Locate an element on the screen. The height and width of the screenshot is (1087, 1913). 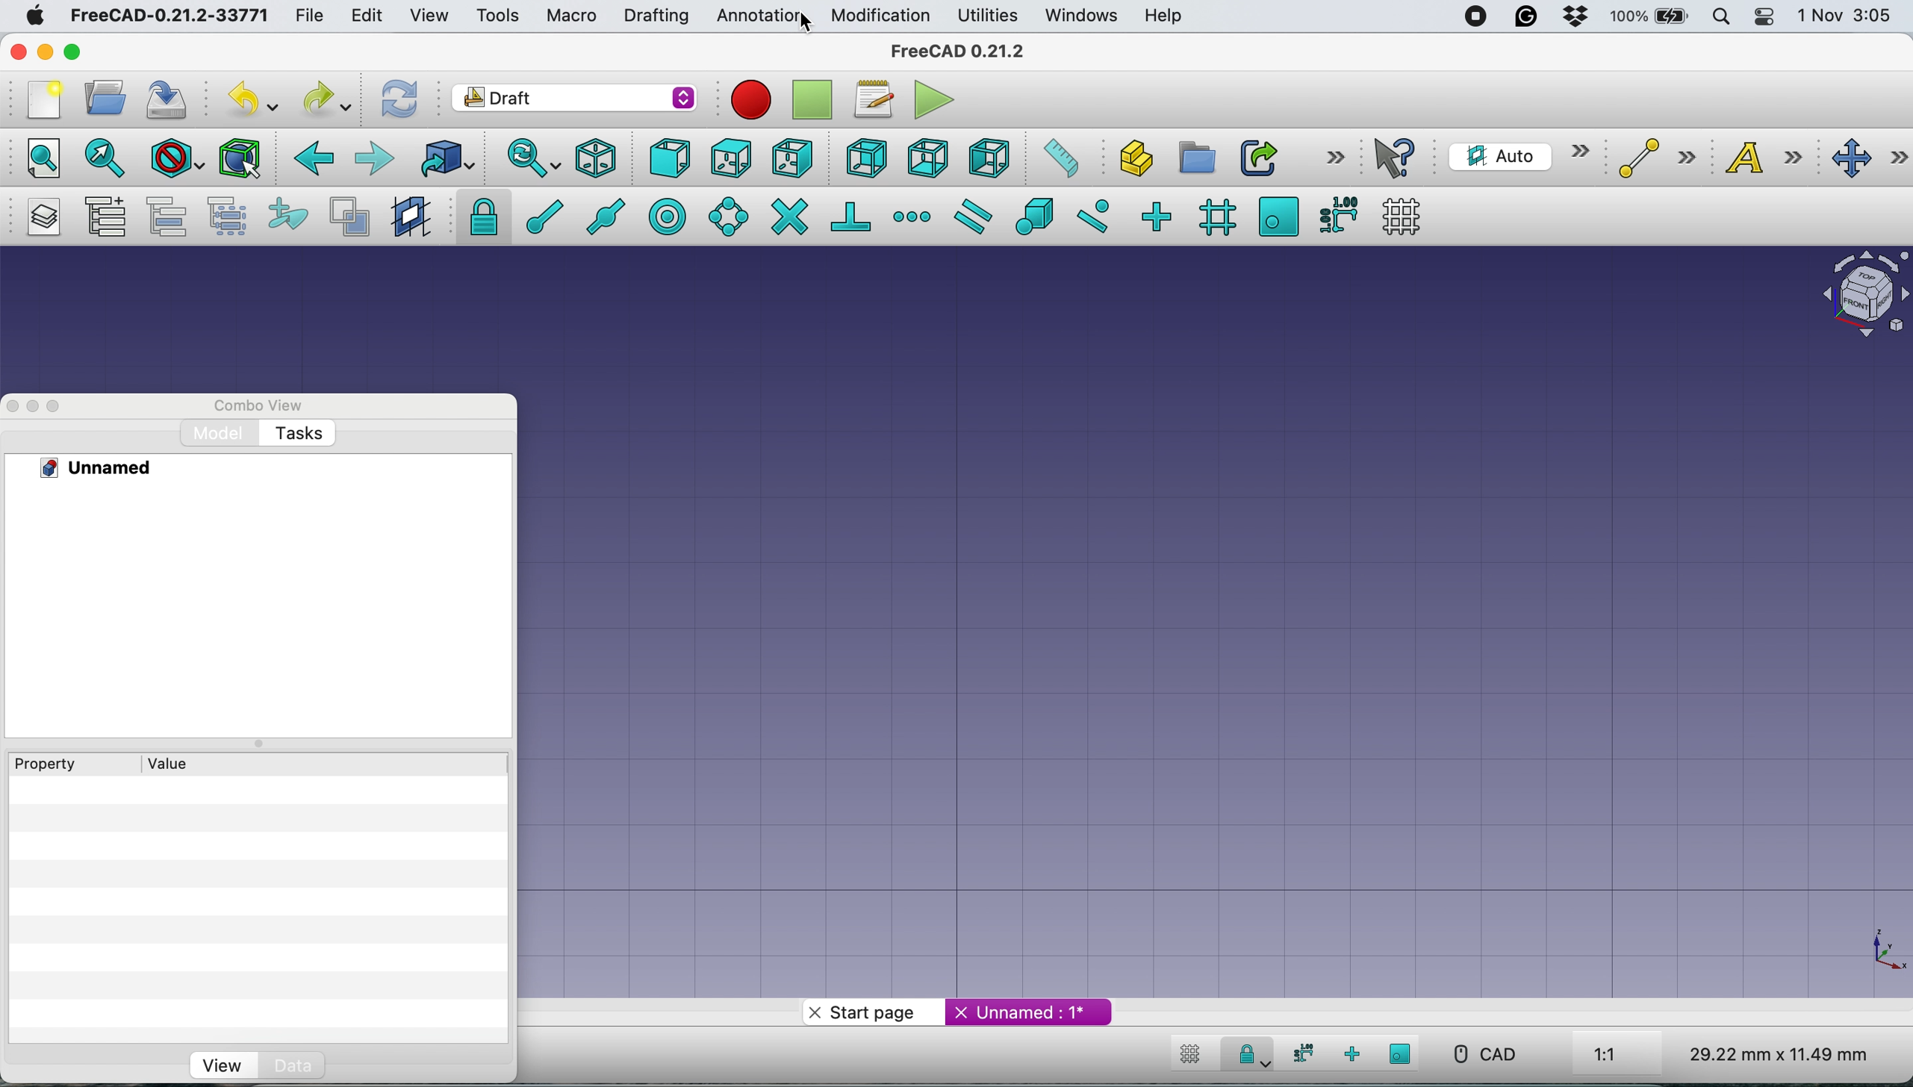
object interface is located at coordinates (1859, 291).